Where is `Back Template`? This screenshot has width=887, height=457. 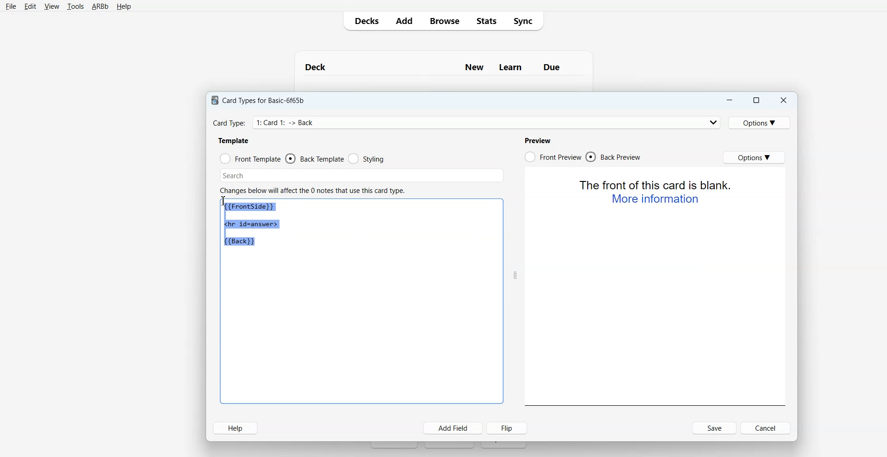
Back Template is located at coordinates (314, 158).